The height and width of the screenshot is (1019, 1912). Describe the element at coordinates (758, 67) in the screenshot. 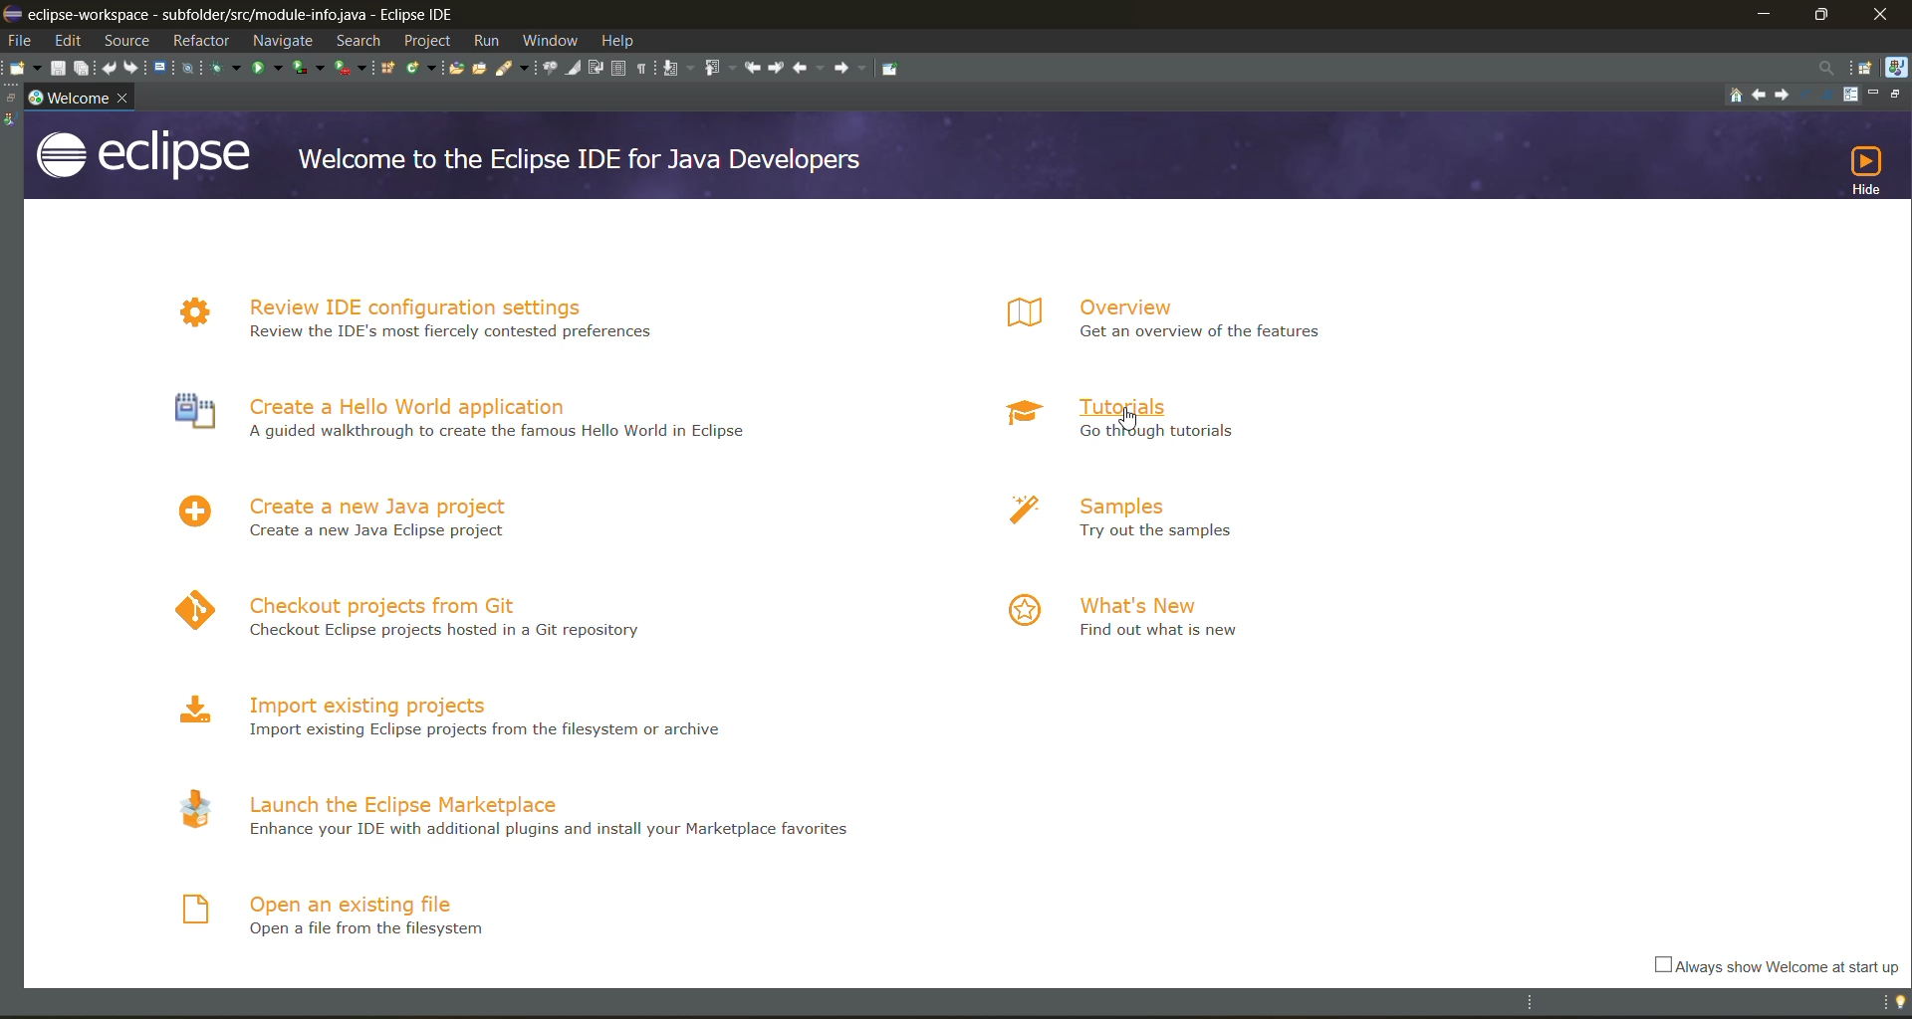

I see `previous edit location` at that location.